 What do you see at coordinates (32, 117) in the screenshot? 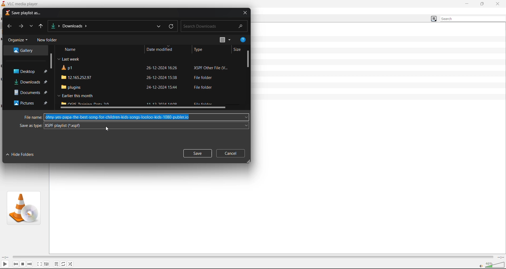
I see `file name` at bounding box center [32, 117].